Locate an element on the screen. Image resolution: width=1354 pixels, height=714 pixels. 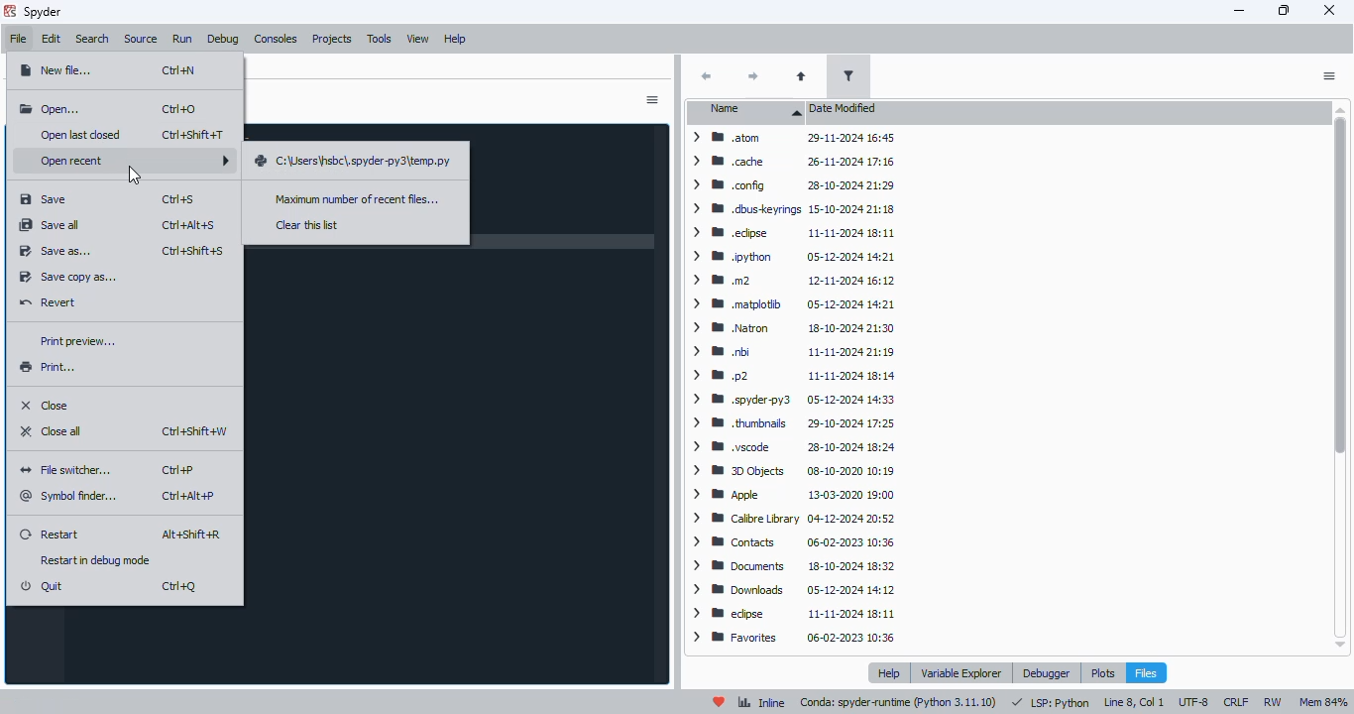
> WM Calibre Library 04-12-2024 20:52. is located at coordinates (793, 520).